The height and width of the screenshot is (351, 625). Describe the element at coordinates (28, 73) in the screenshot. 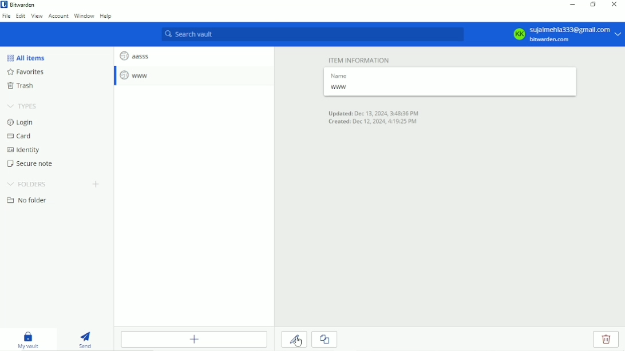

I see `Favorites` at that location.